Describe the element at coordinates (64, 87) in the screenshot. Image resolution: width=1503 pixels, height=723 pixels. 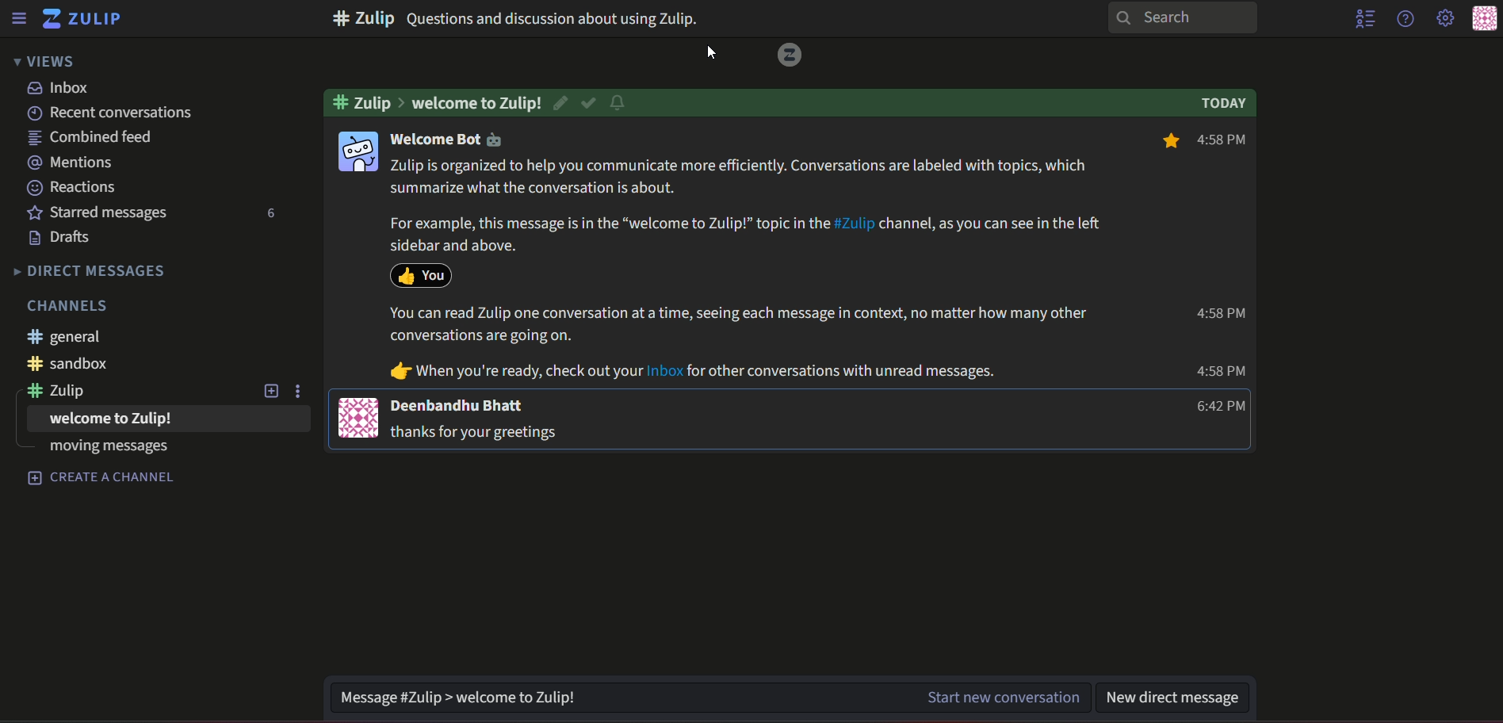
I see `inbox` at that location.